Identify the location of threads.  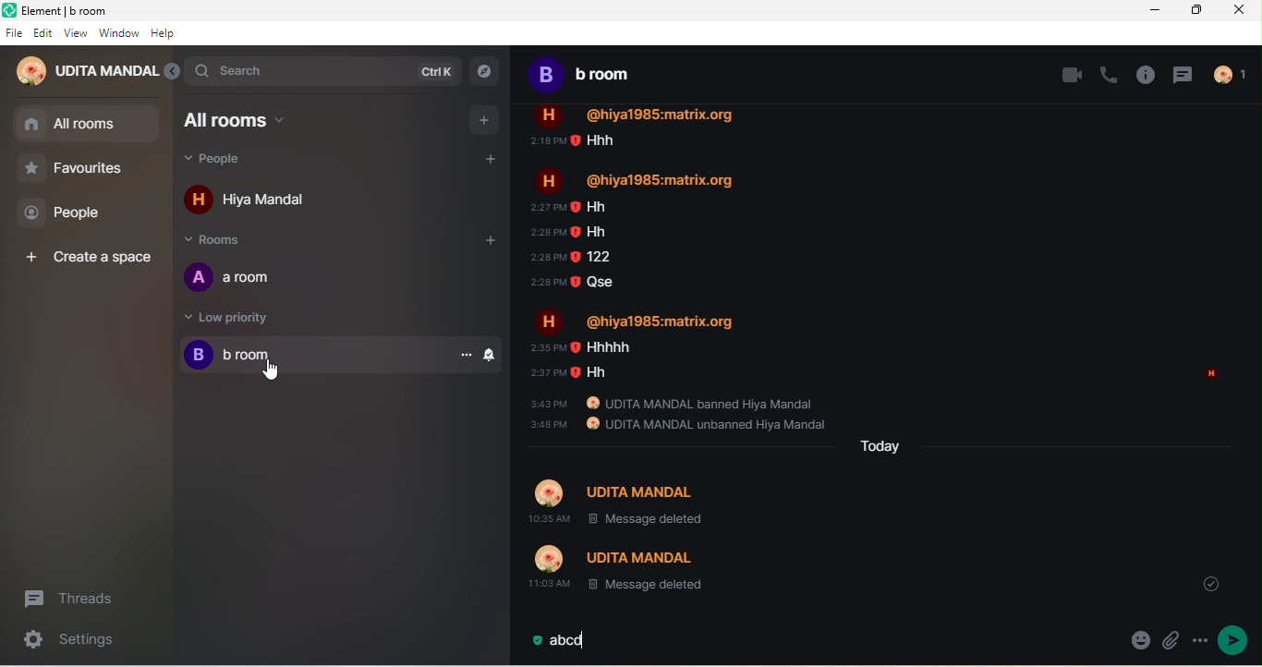
(81, 594).